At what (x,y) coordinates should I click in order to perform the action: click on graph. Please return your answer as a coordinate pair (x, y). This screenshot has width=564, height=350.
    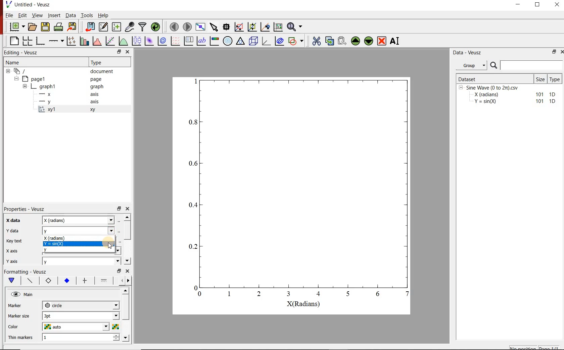
    Looking at the image, I should click on (96, 86).